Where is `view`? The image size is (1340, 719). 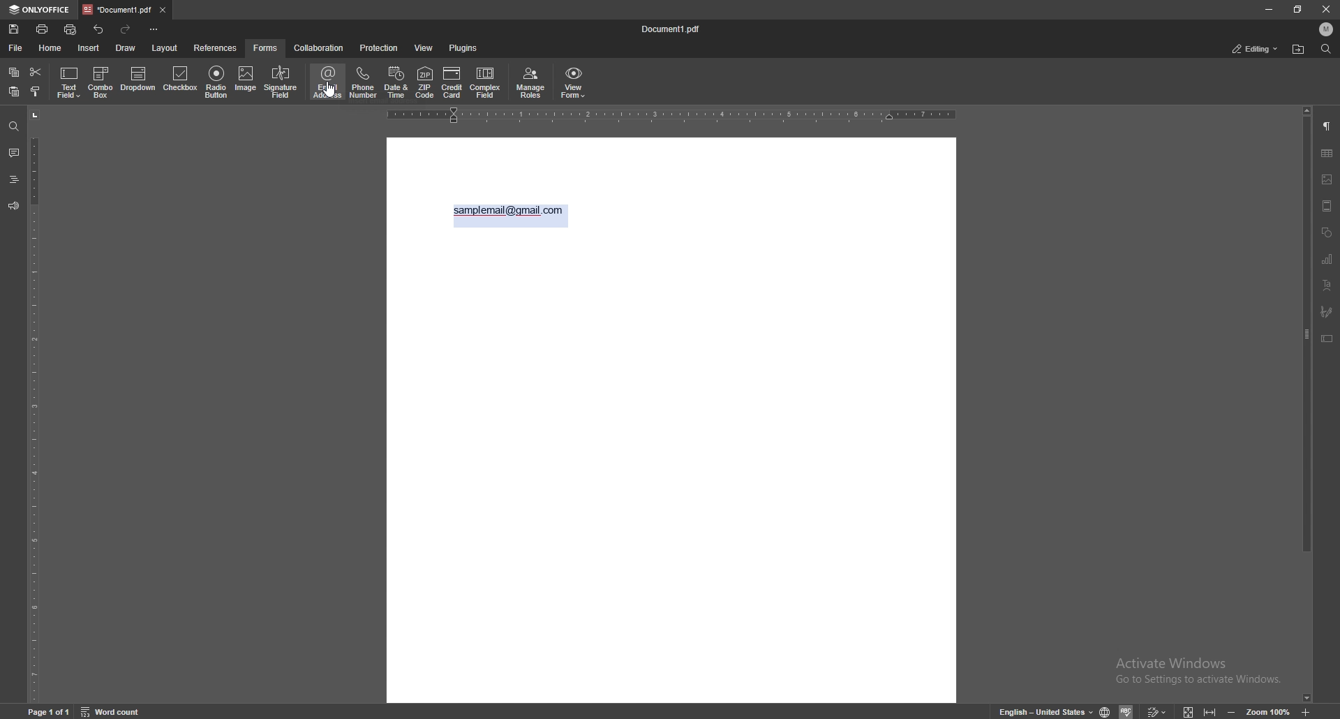 view is located at coordinates (424, 47).